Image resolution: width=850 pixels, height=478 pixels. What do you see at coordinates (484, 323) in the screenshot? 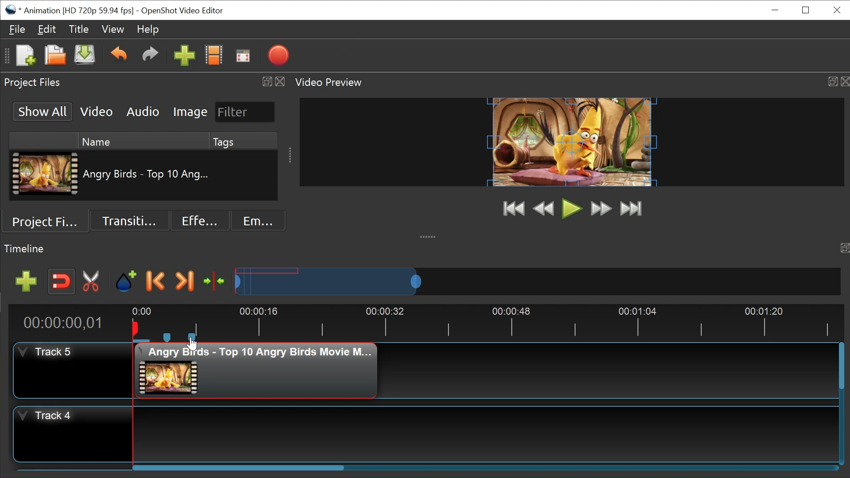
I see `Timeline` at bounding box center [484, 323].